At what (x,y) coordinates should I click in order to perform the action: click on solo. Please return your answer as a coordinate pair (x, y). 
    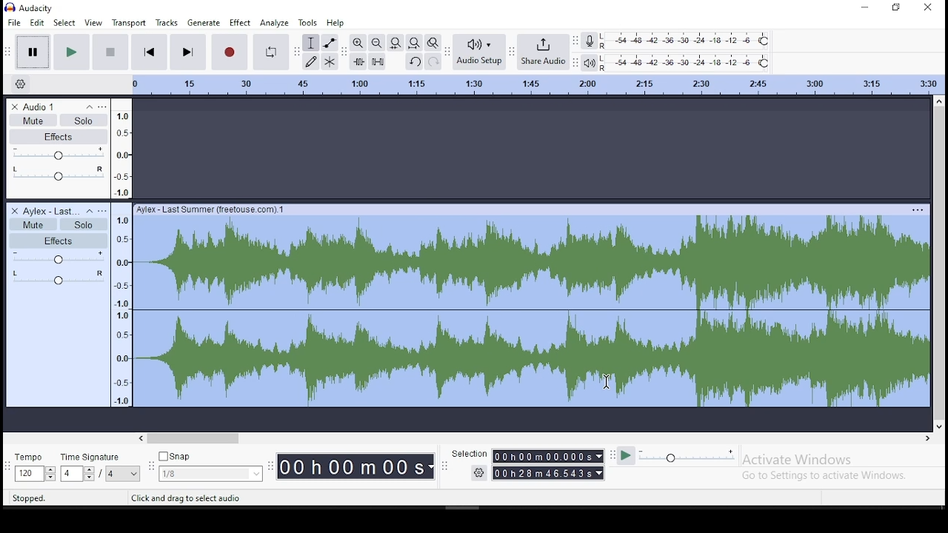
    Looking at the image, I should click on (84, 224).